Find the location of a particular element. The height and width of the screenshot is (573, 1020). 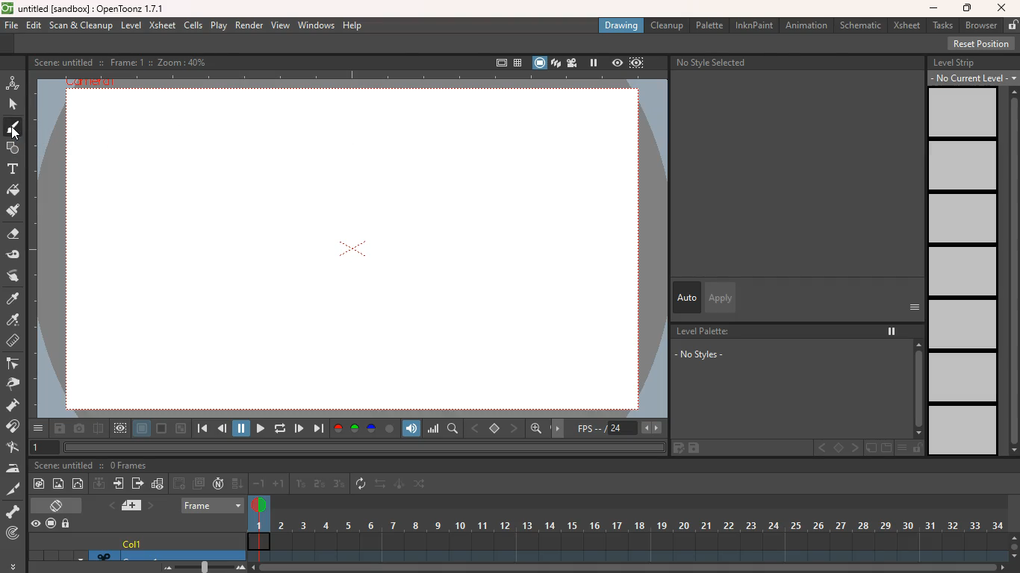

pause is located at coordinates (890, 328).